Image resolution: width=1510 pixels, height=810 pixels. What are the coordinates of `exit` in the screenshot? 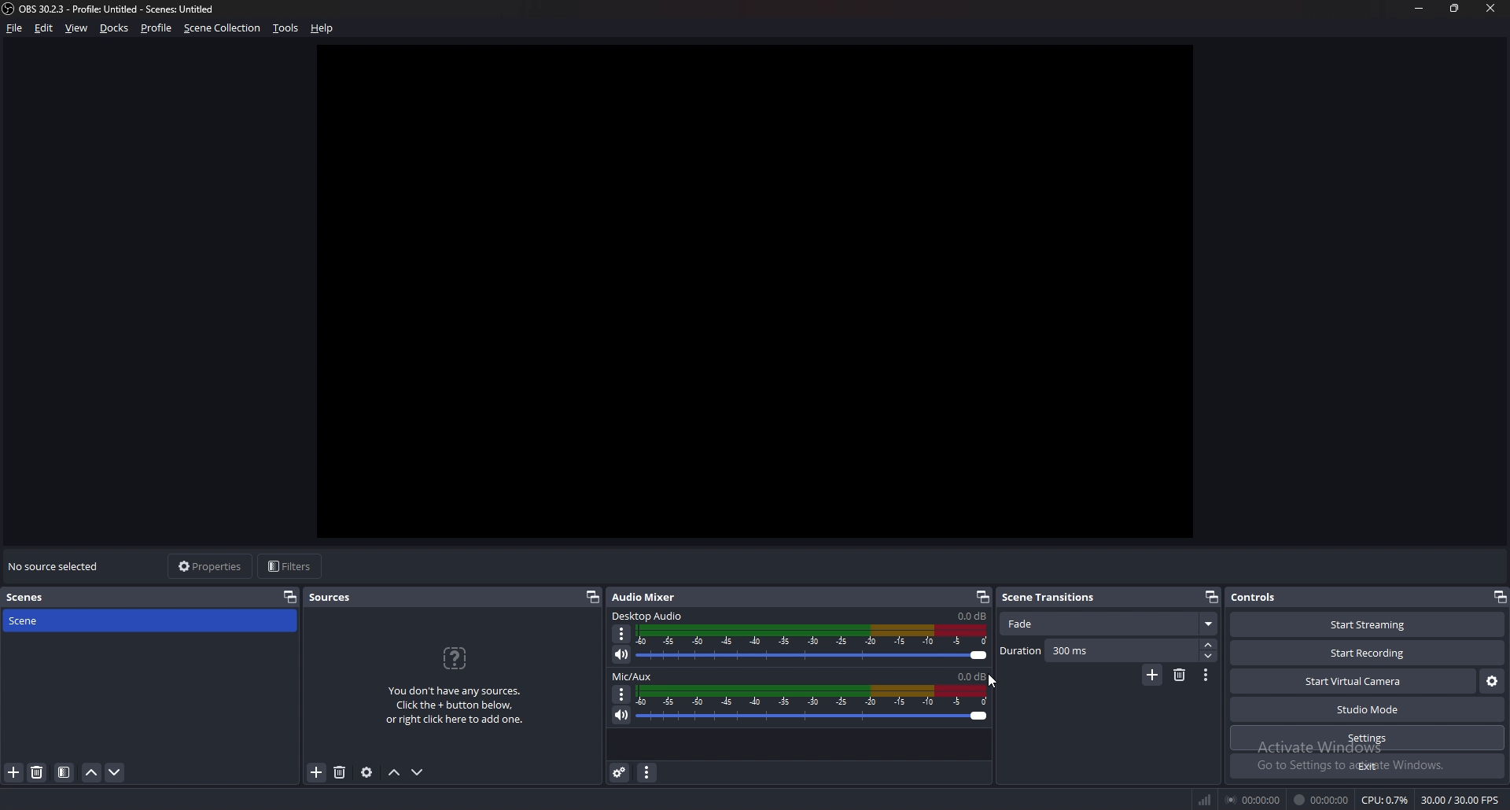 It's located at (1368, 766).